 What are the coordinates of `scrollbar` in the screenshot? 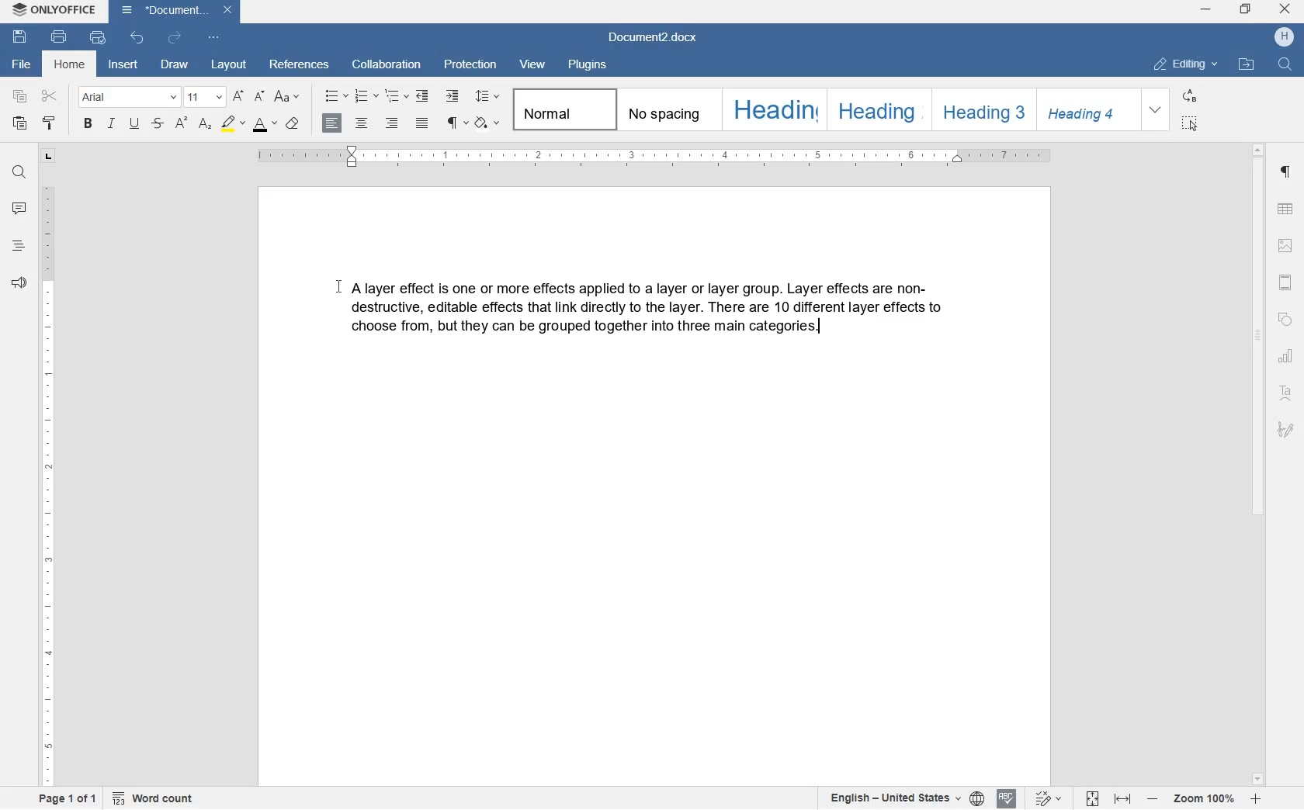 It's located at (1261, 463).